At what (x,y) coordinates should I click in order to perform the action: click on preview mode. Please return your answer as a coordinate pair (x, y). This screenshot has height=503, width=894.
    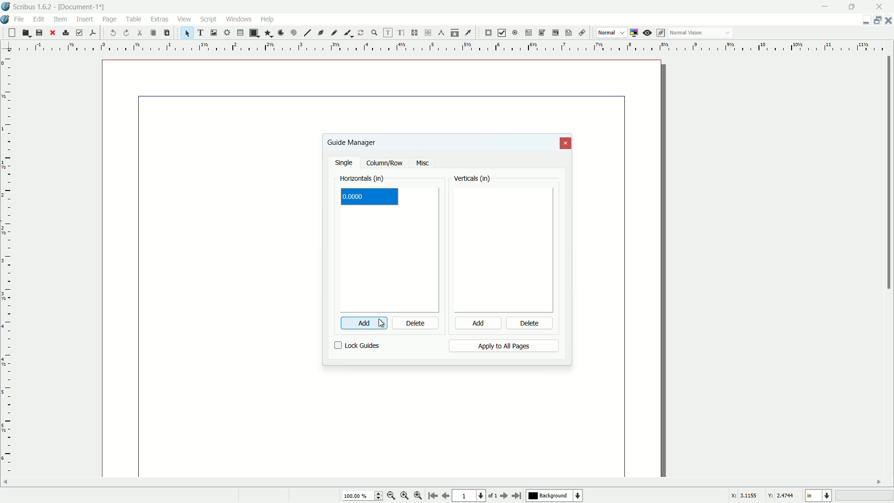
    Looking at the image, I should click on (648, 33).